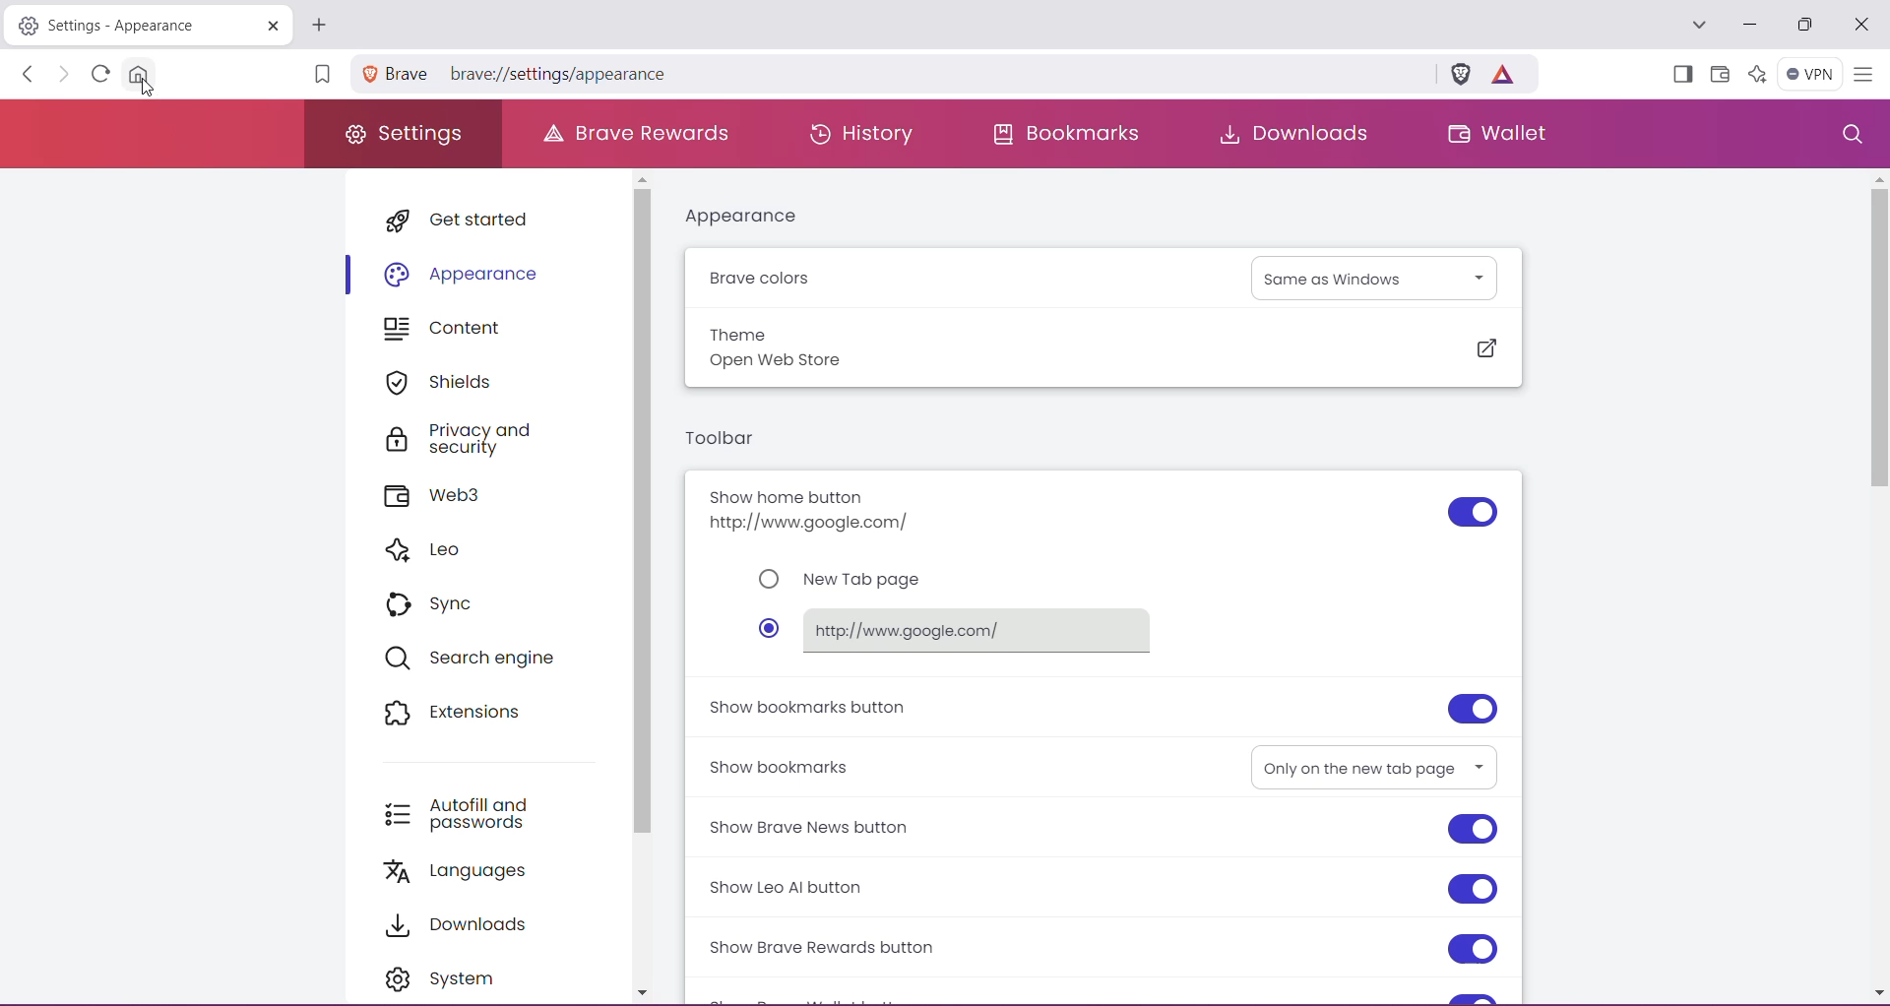 Image resolution: width=1890 pixels, height=1006 pixels. I want to click on Show Brave rewards button, so click(830, 948).